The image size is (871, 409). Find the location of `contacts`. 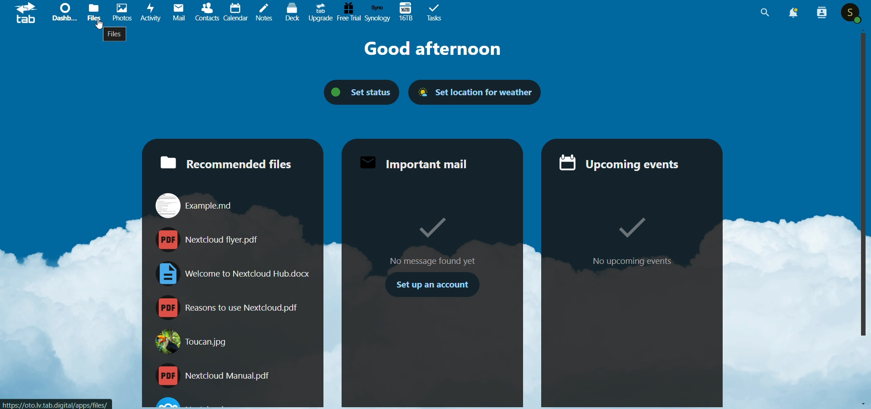

contacts is located at coordinates (204, 14).